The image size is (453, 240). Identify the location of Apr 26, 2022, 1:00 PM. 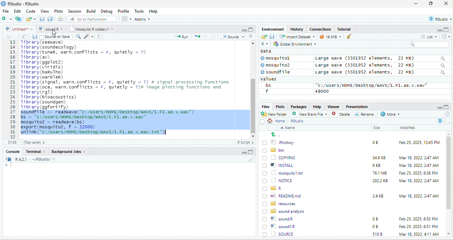
(419, 235).